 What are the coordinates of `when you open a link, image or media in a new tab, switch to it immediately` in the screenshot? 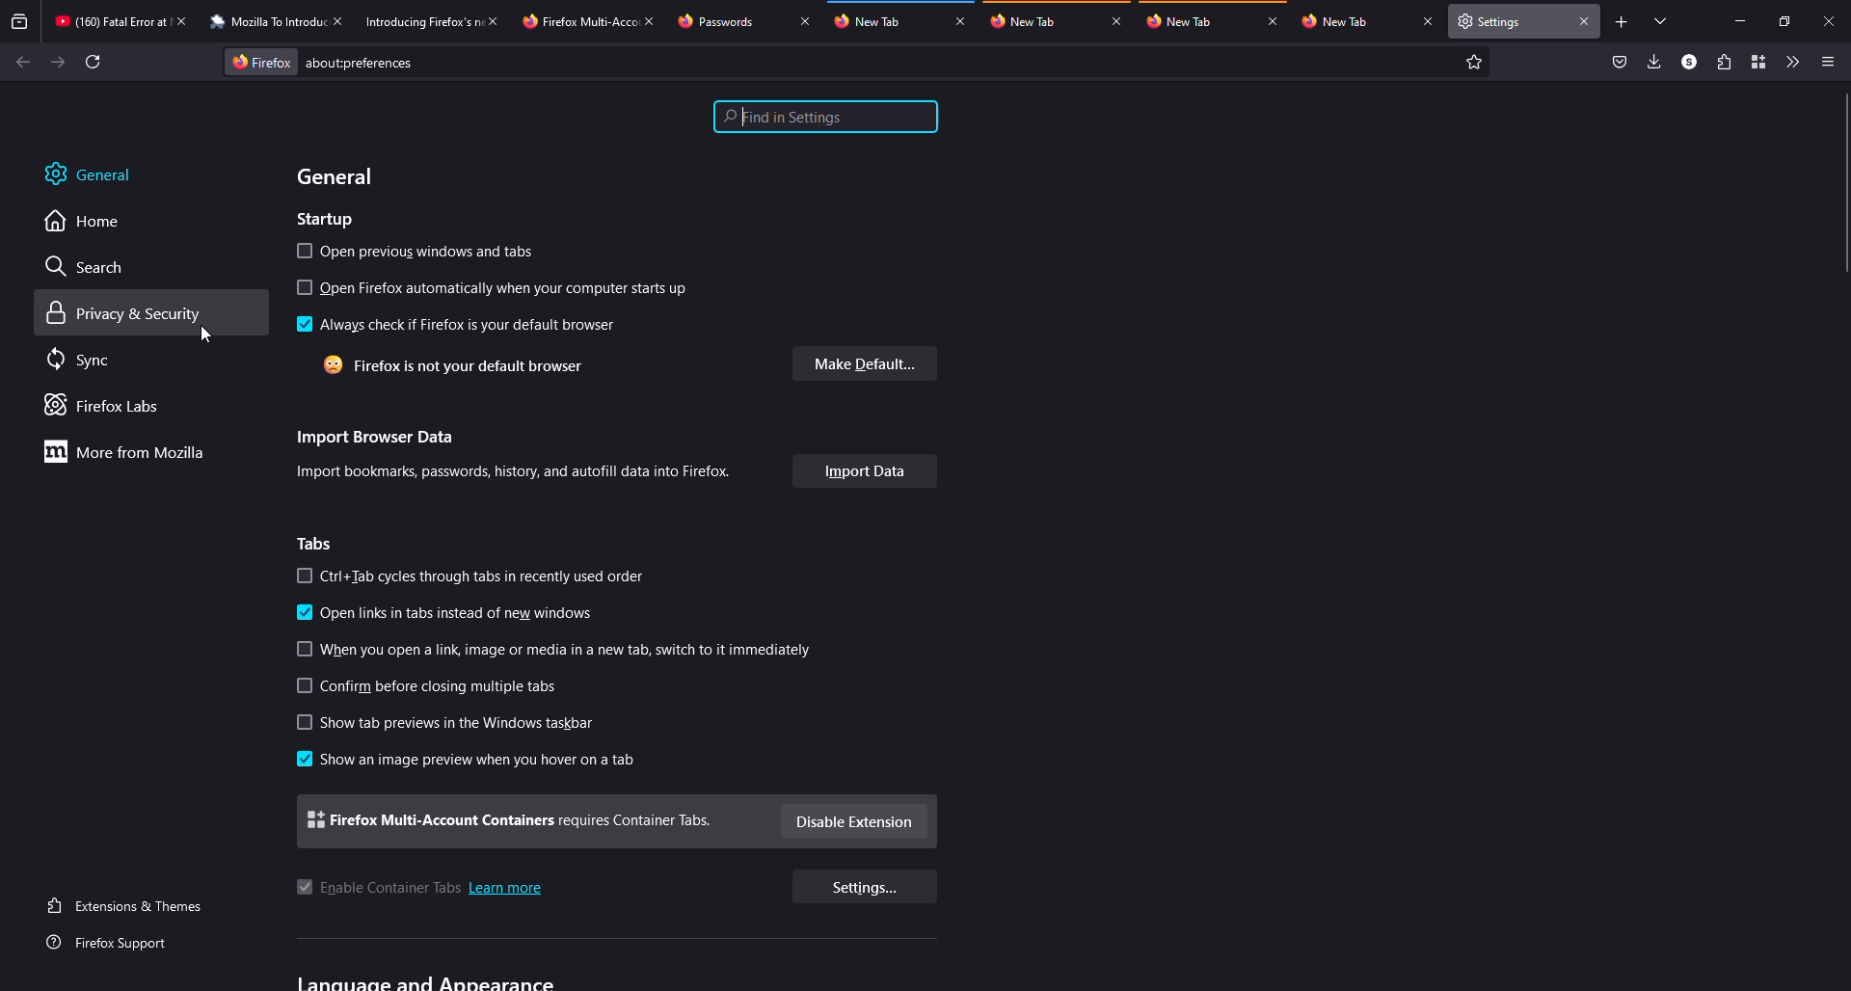 It's located at (569, 650).